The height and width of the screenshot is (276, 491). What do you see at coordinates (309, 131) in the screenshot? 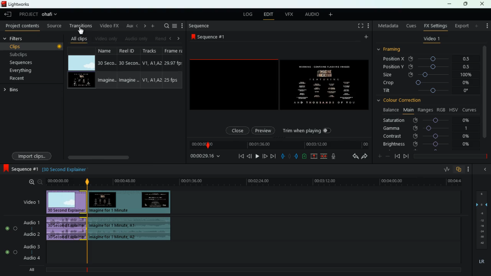
I see `trim when playing` at bounding box center [309, 131].